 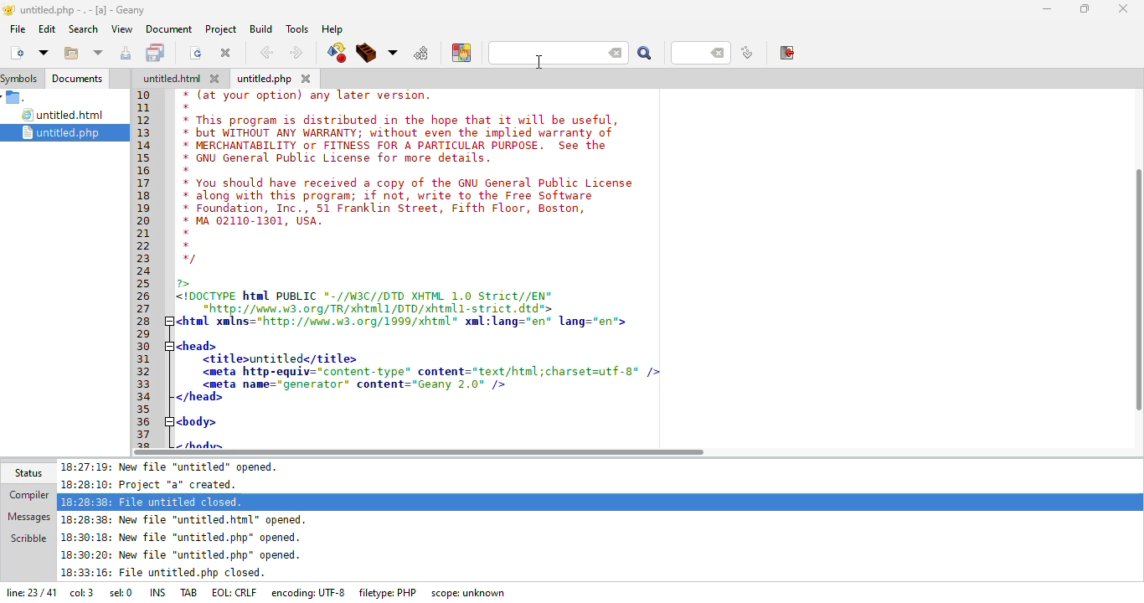 What do you see at coordinates (28, 537) in the screenshot?
I see `scribble` at bounding box center [28, 537].